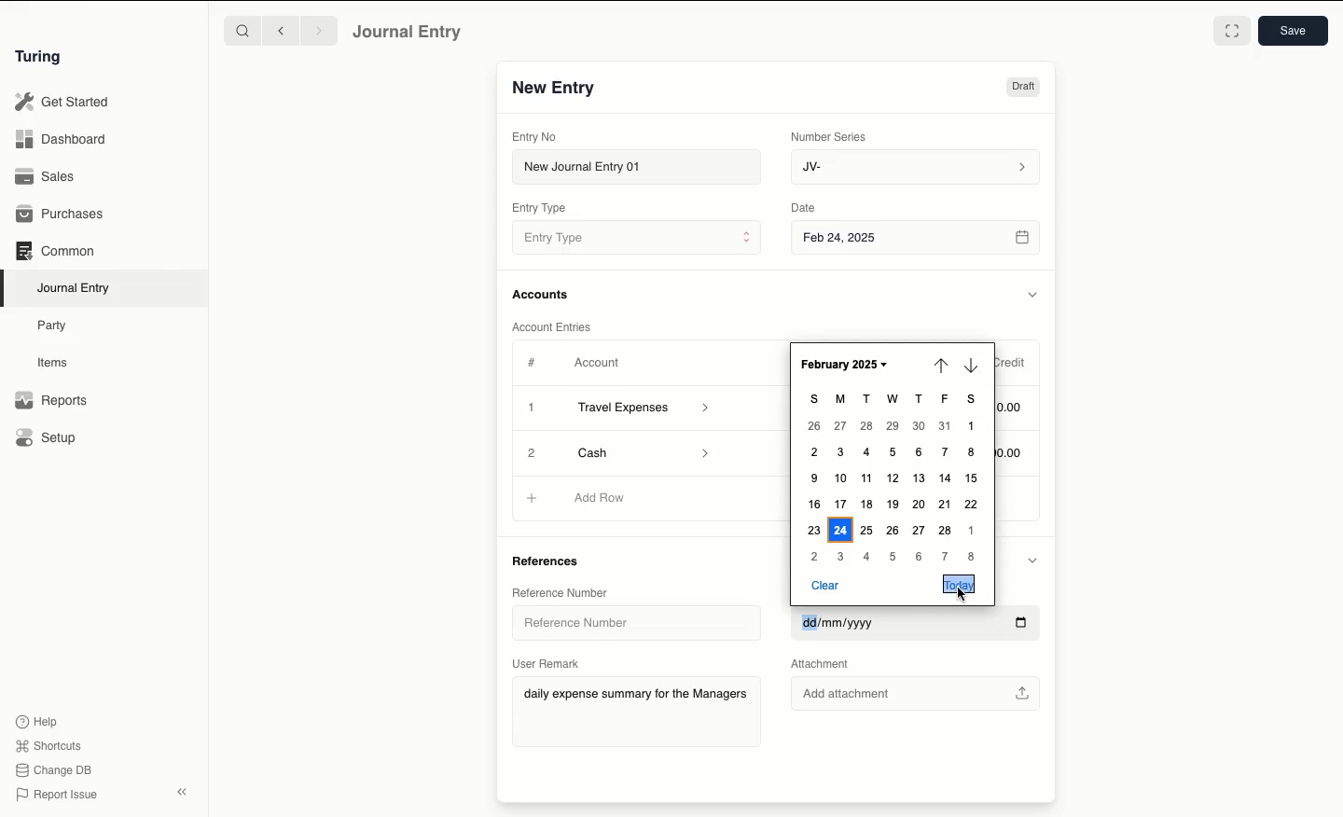 Image resolution: width=1343 pixels, height=817 pixels. What do you see at coordinates (533, 362) in the screenshot?
I see `Hashtag` at bounding box center [533, 362].